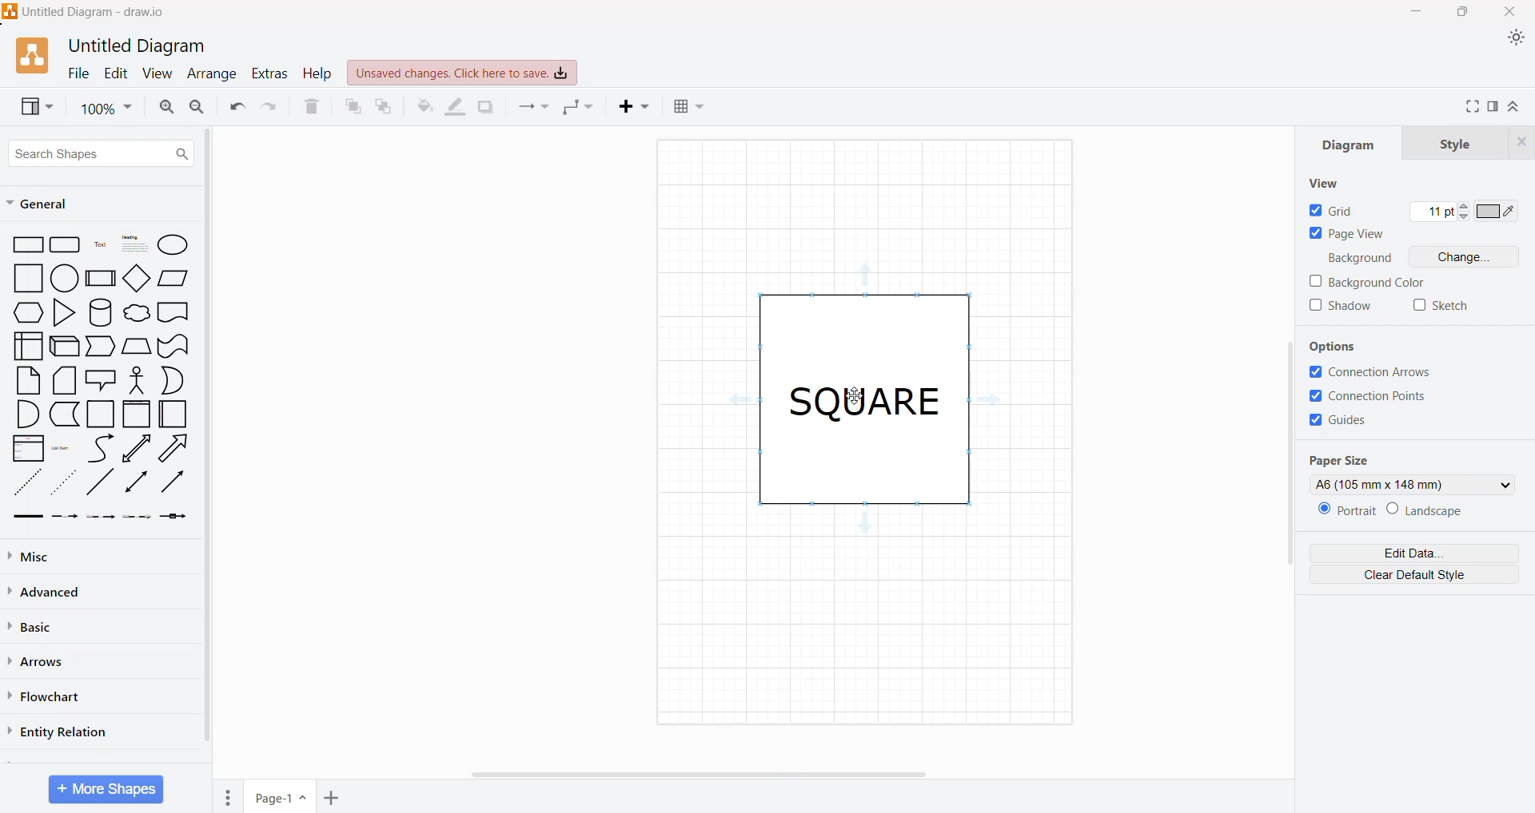  I want to click on View, so click(39, 108).